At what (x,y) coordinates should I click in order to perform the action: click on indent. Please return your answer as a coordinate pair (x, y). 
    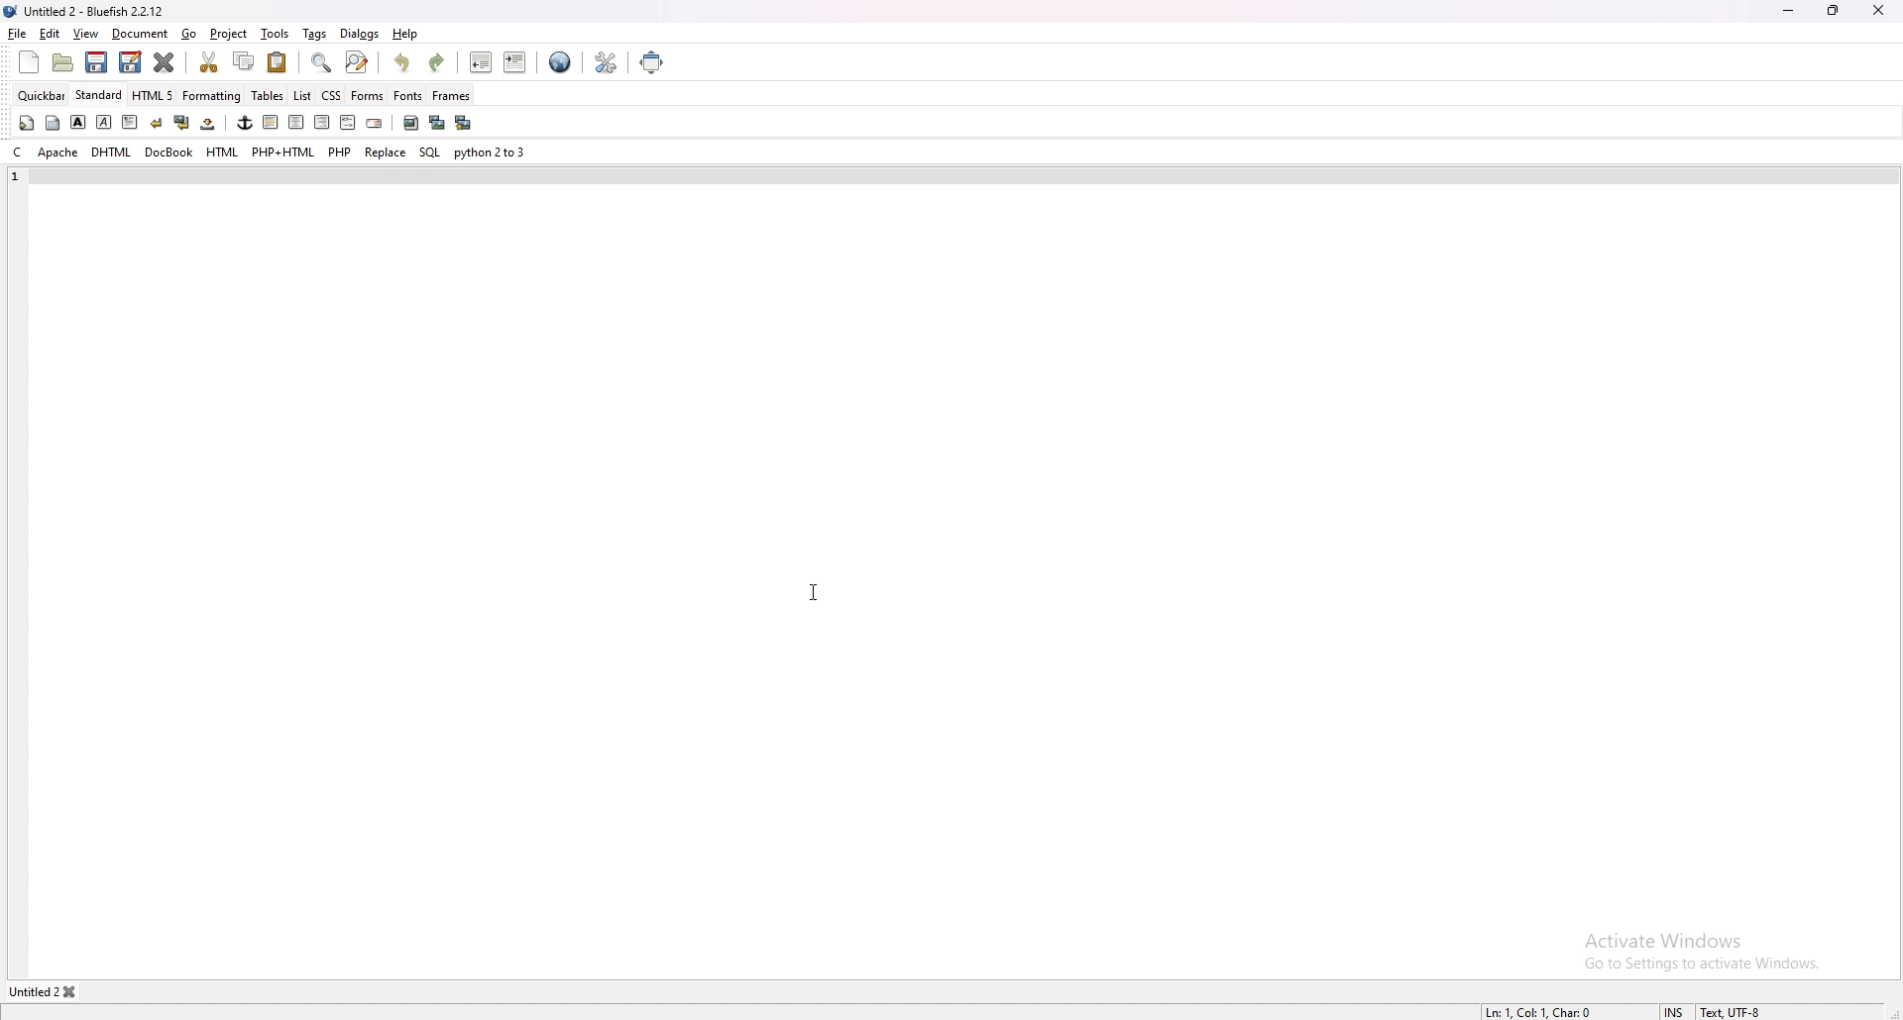
    Looking at the image, I should click on (515, 61).